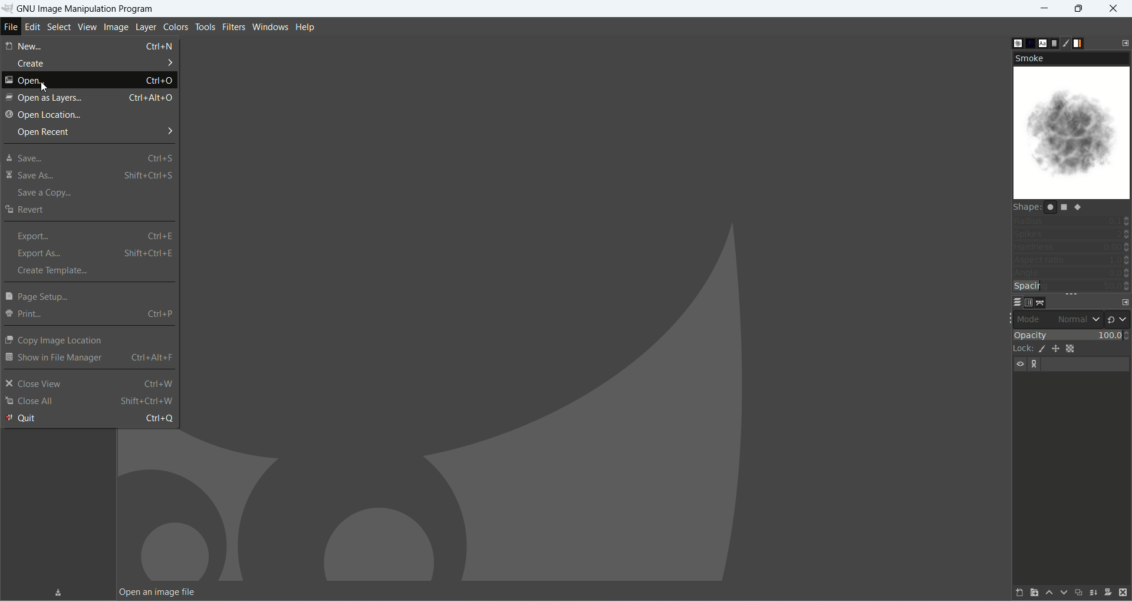 This screenshot has height=602, width=1132. I want to click on lock, so click(1019, 349).